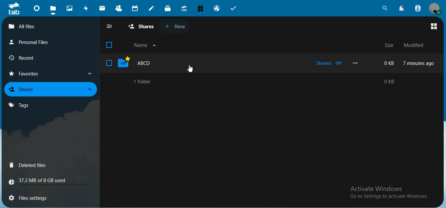 This screenshot has width=446, height=208. Describe the element at coordinates (388, 193) in the screenshot. I see `text` at that location.